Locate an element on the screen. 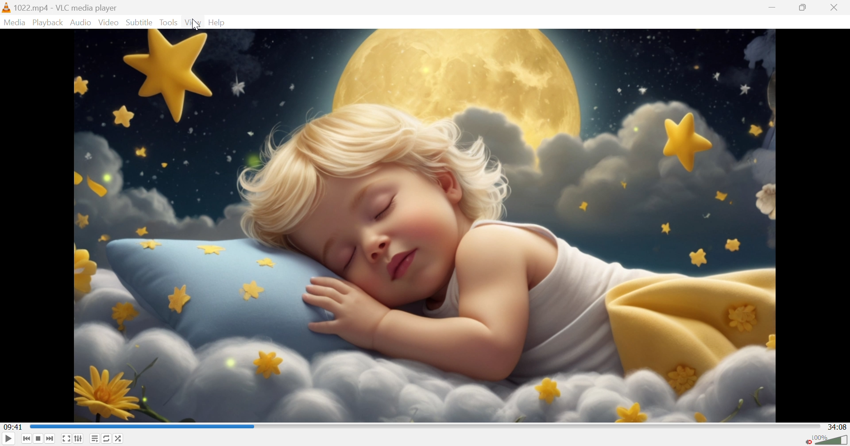  Minimize is located at coordinates (772, 8).